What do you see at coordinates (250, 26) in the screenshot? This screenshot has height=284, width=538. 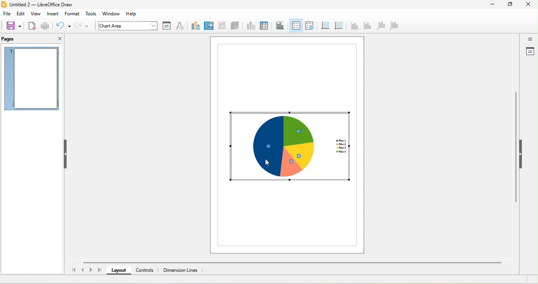 I see `data ranges` at bounding box center [250, 26].